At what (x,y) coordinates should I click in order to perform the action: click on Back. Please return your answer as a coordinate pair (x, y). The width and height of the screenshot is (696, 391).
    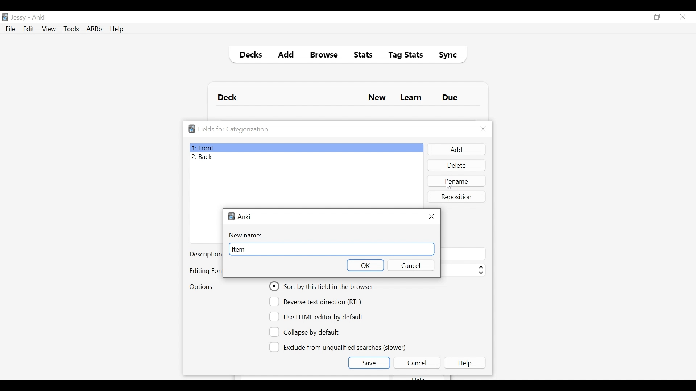
    Looking at the image, I should click on (204, 157).